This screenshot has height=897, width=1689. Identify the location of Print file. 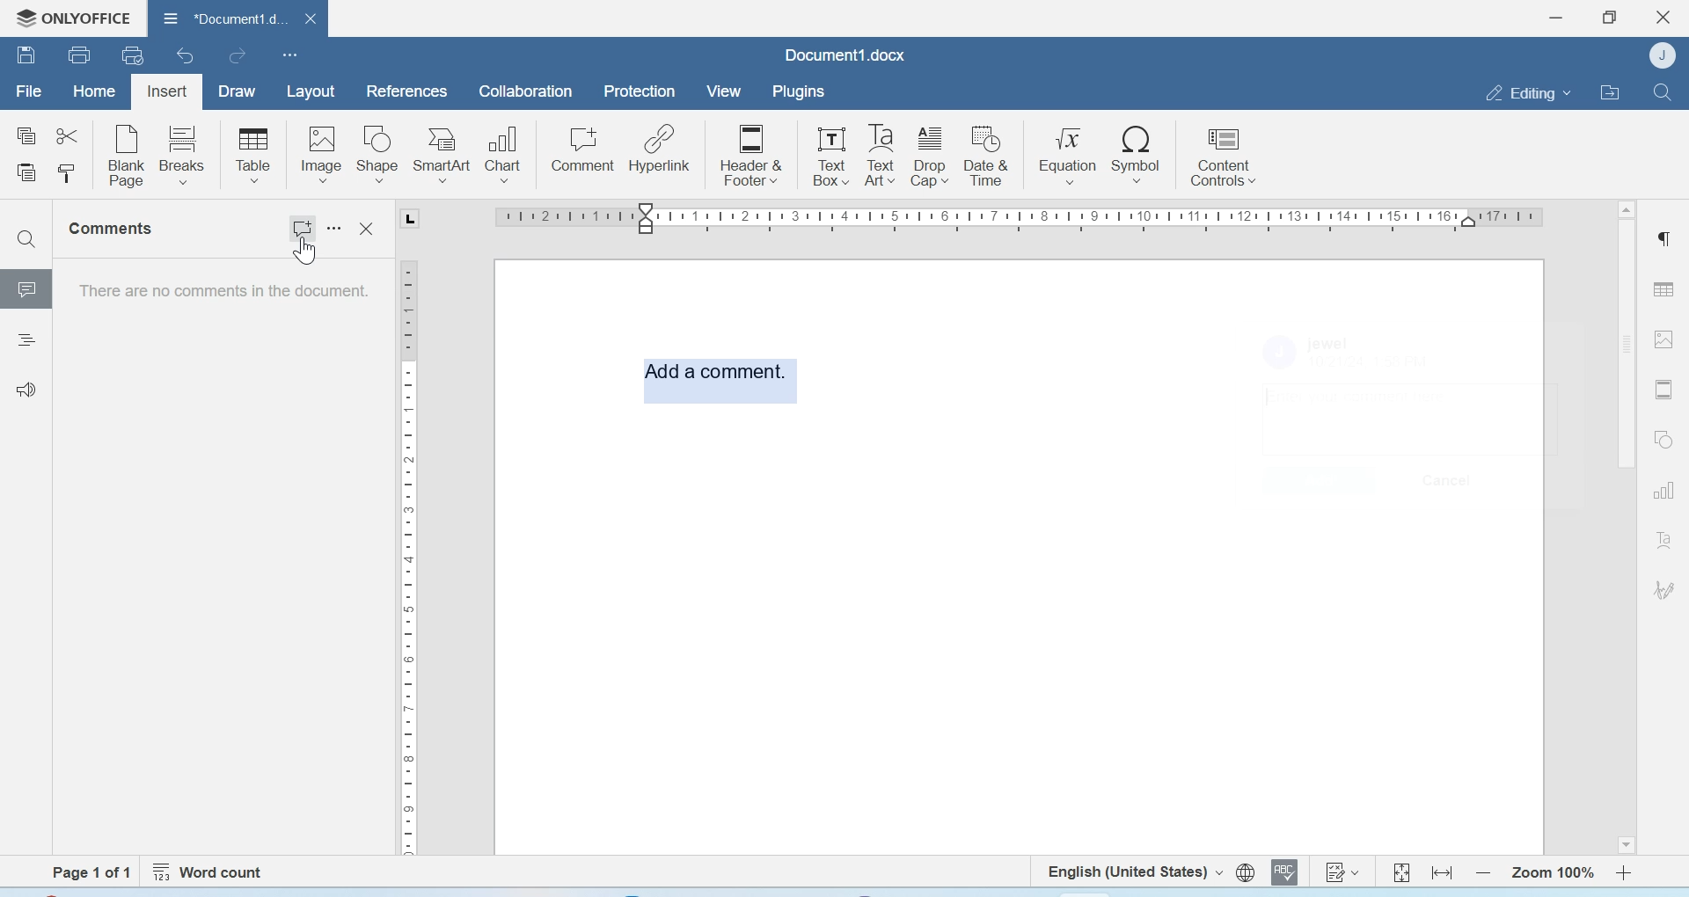
(82, 55).